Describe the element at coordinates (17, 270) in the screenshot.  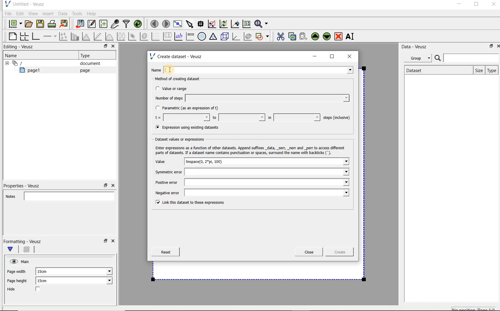
I see `Page width` at that location.